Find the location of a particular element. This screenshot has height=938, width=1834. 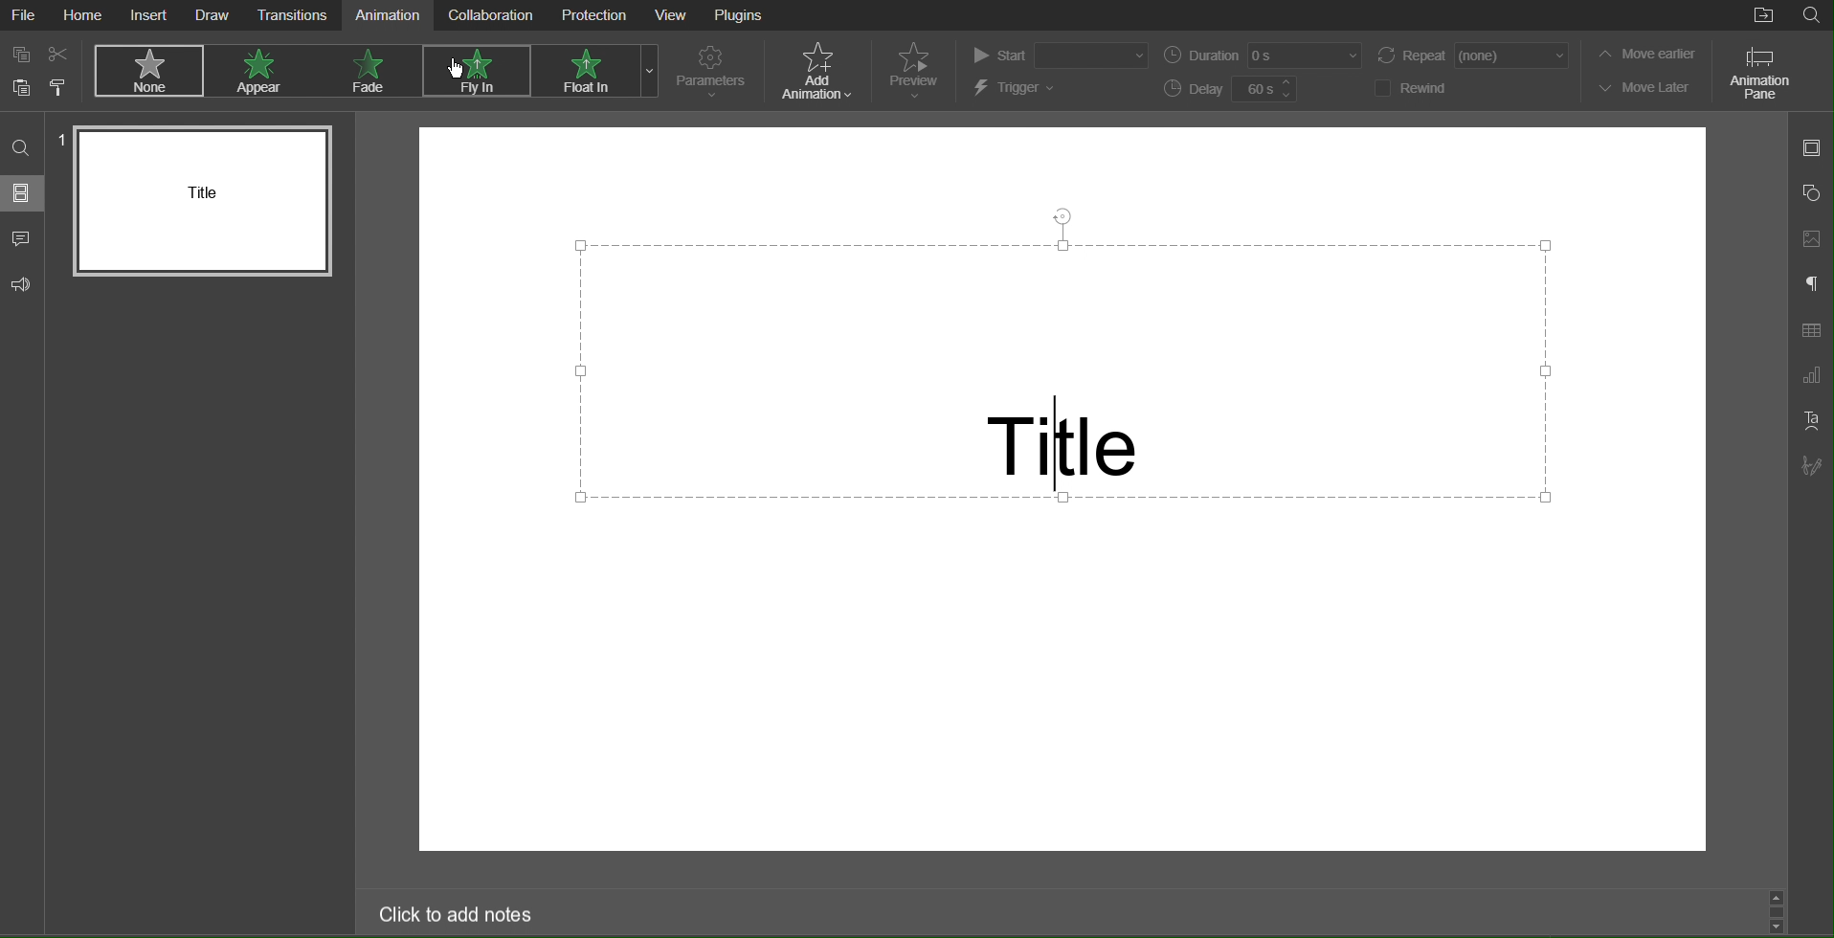

Rewind is located at coordinates (1412, 88).